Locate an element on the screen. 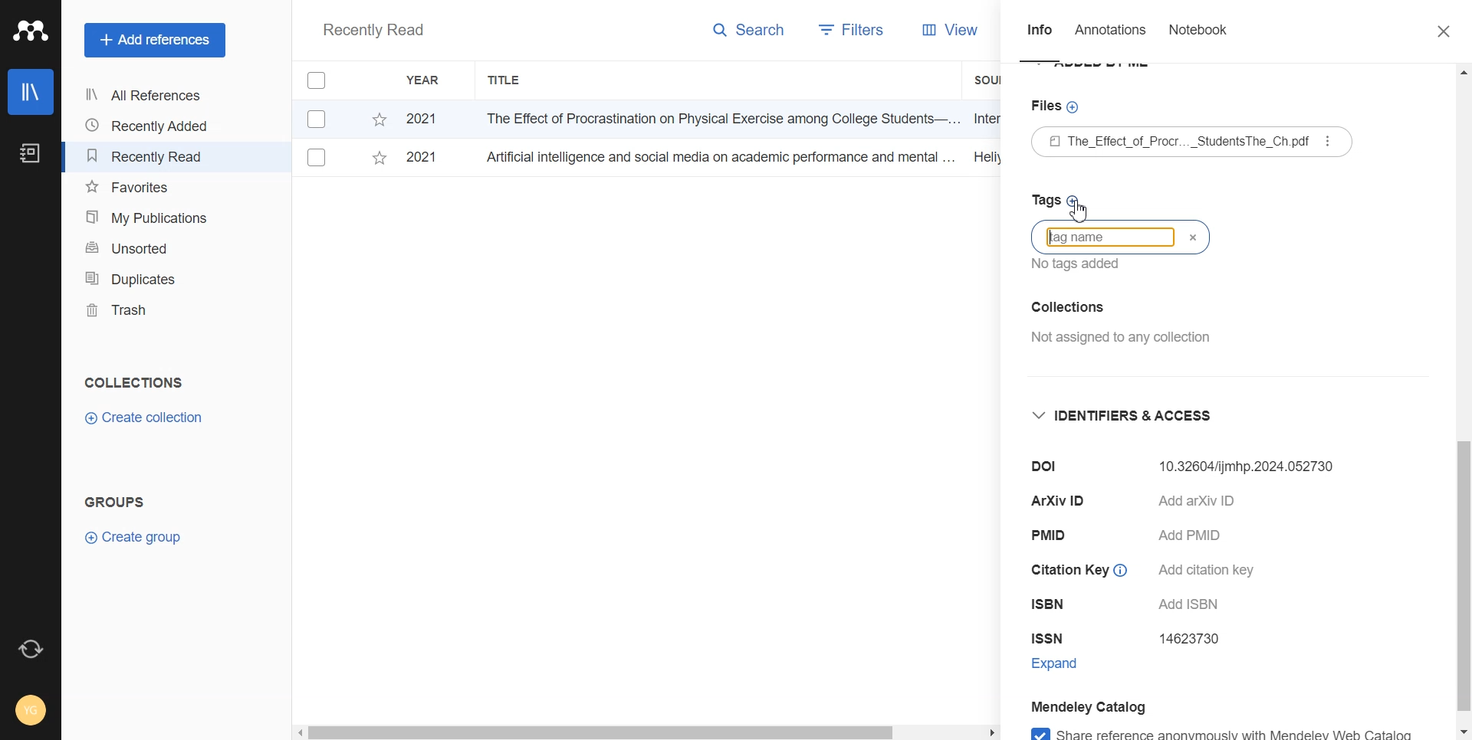  Library is located at coordinates (31, 92).